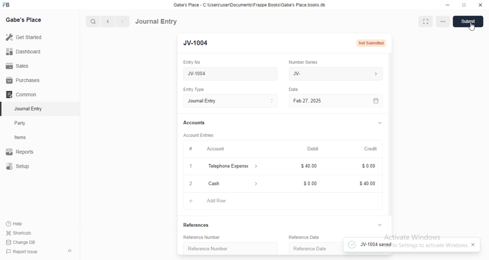 This screenshot has height=260, width=489. What do you see at coordinates (191, 166) in the screenshot?
I see `1` at bounding box center [191, 166].